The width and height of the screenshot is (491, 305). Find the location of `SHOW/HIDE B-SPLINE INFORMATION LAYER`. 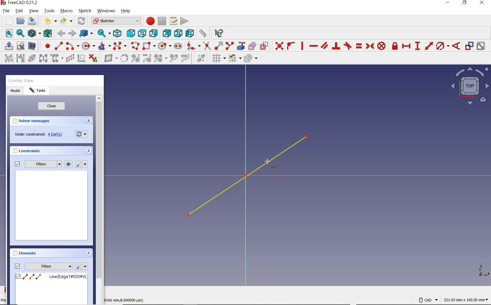

SHOW/HIDE B-SPLINE INFORMATION LAYER is located at coordinates (110, 59).